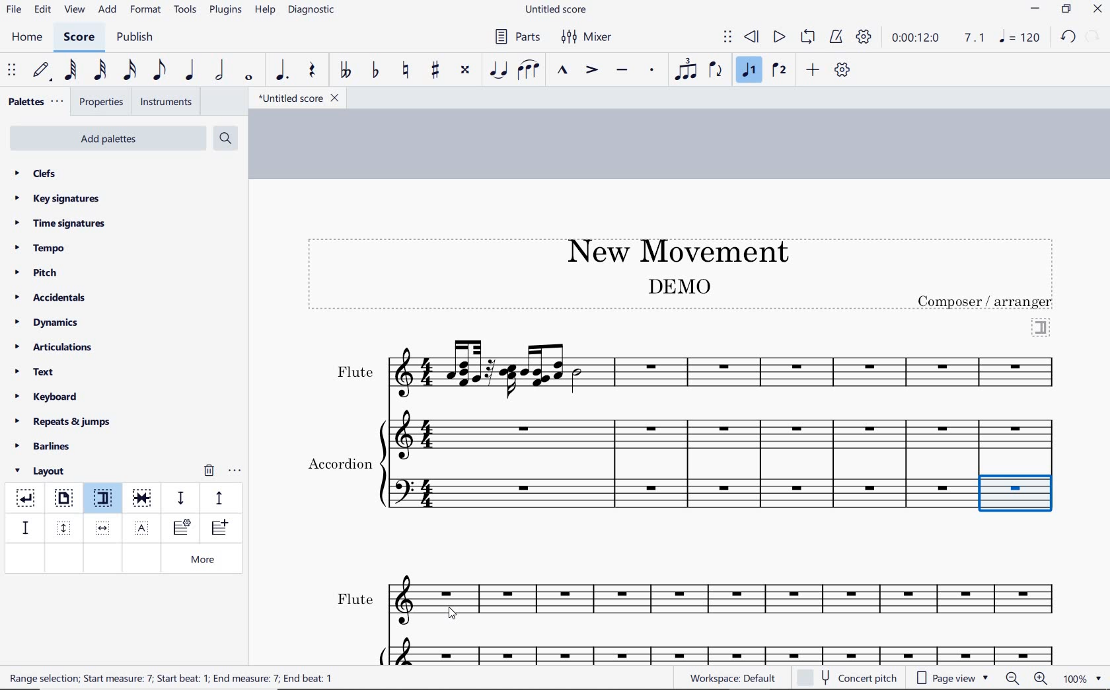  Describe the element at coordinates (345, 71) in the screenshot. I see `toggle double-flat` at that location.